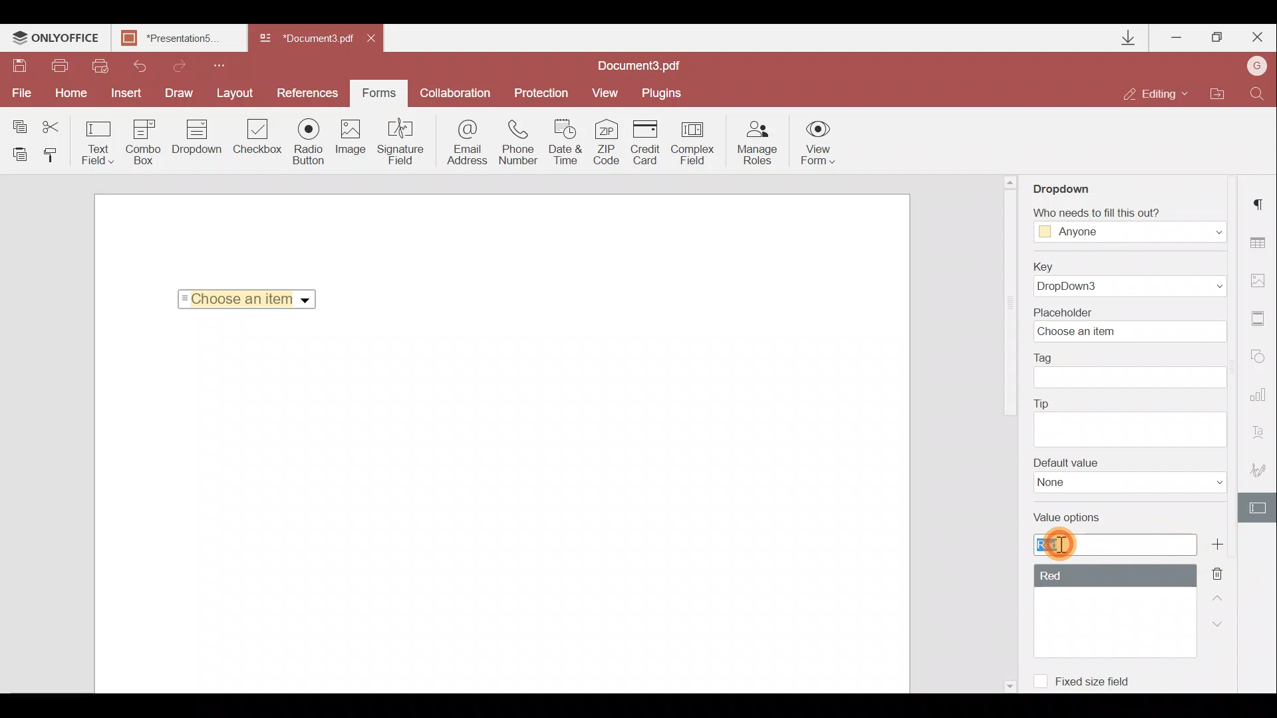 The width and height of the screenshot is (1277, 718). Describe the element at coordinates (74, 94) in the screenshot. I see `Home` at that location.